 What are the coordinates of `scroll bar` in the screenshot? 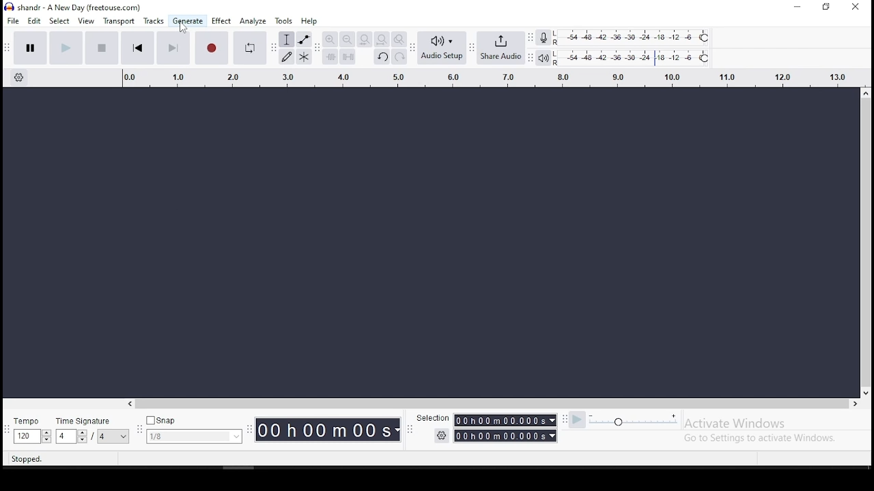 It's located at (494, 404).